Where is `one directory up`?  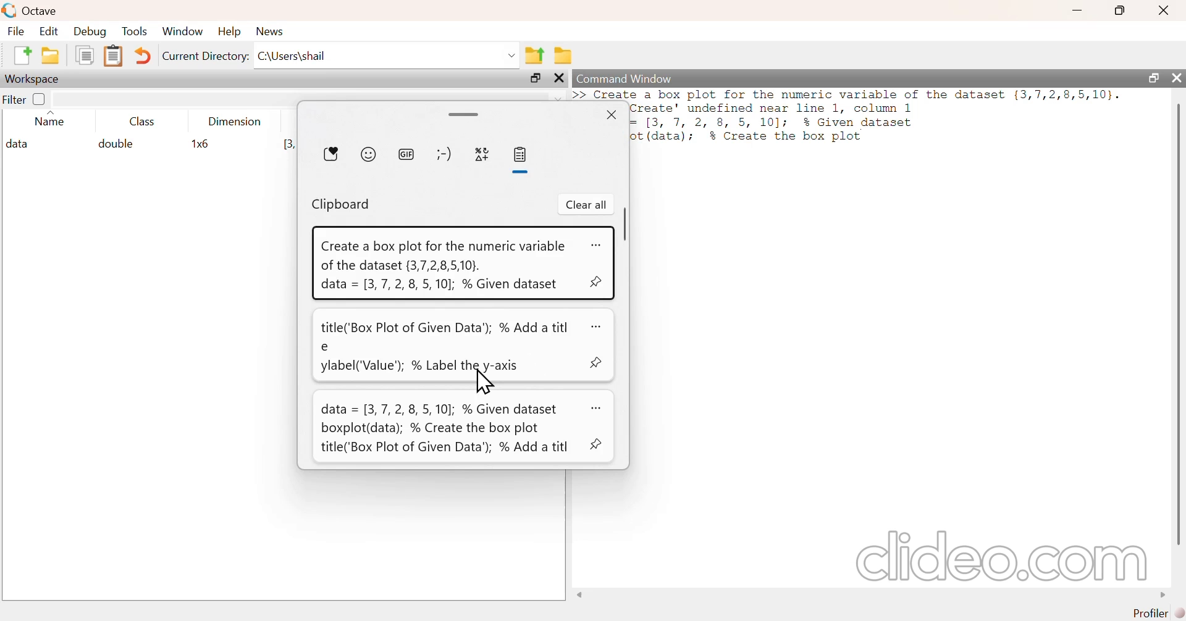
one directory up is located at coordinates (535, 54).